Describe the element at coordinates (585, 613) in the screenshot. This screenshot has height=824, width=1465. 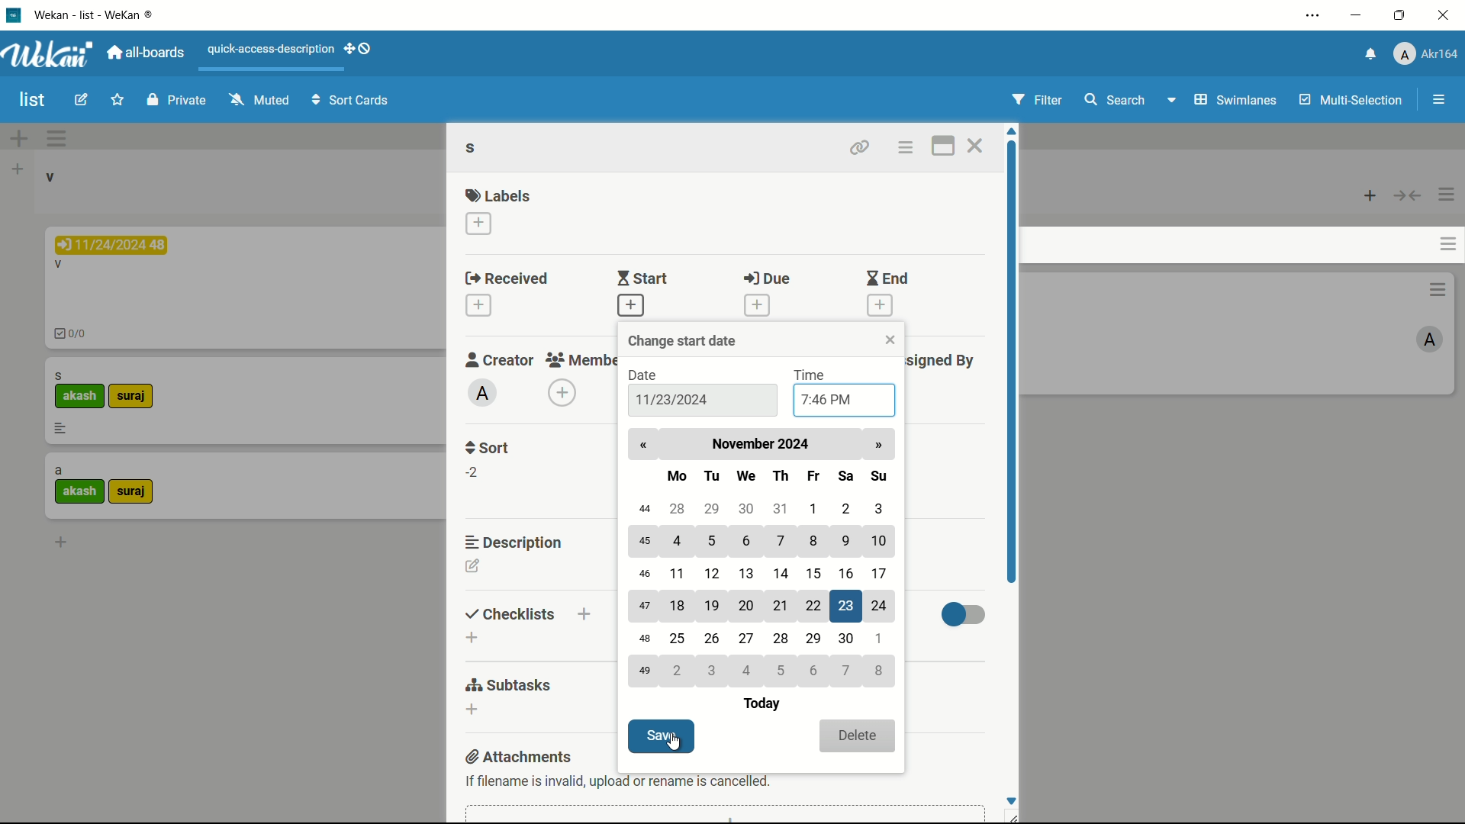
I see `add checklists` at that location.